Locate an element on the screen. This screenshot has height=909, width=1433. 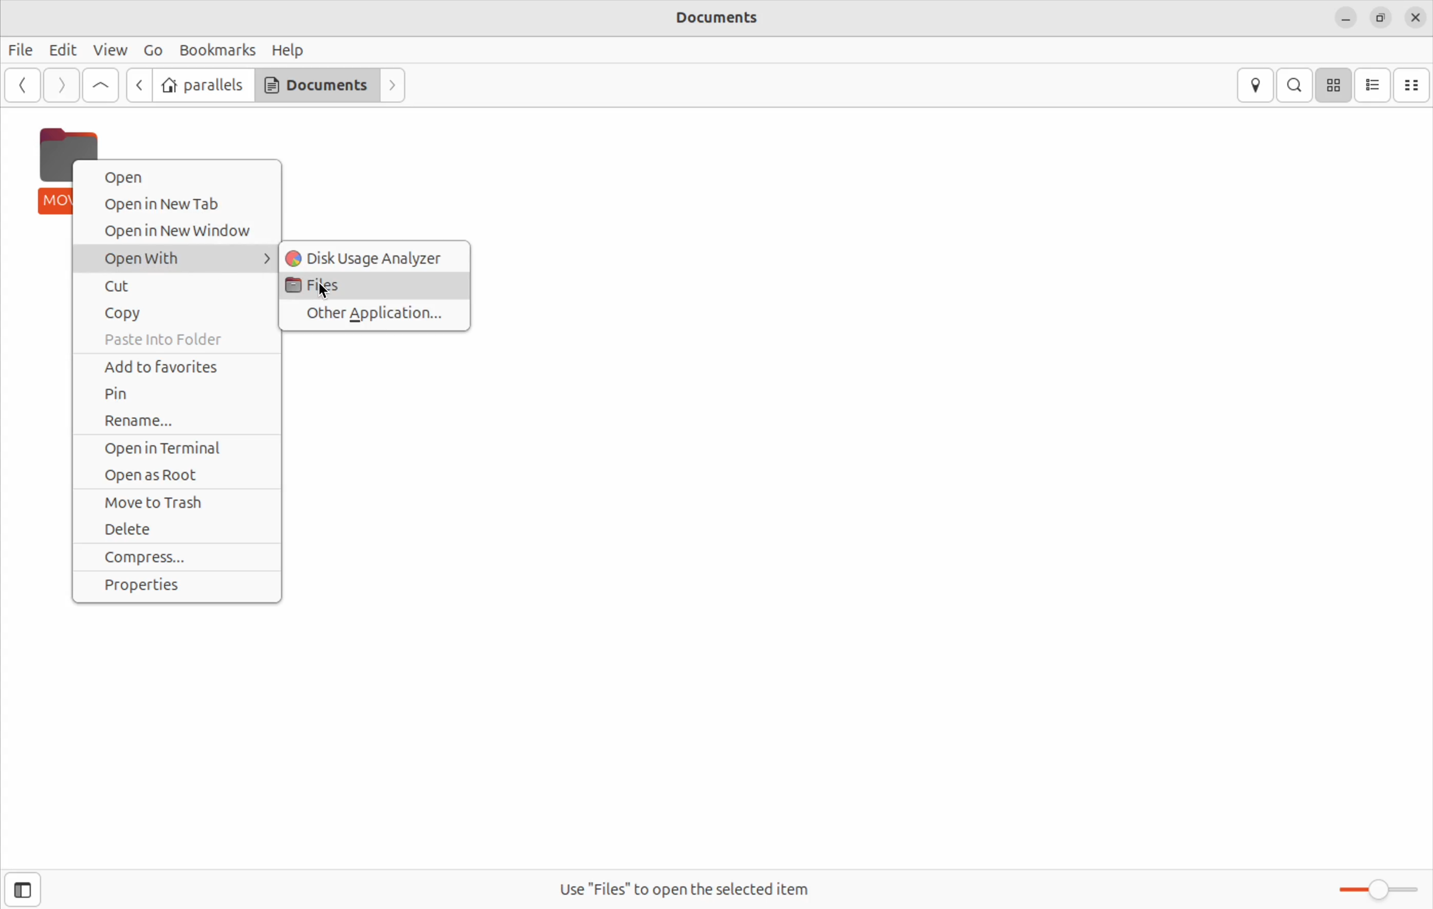
Open is located at coordinates (180, 177).